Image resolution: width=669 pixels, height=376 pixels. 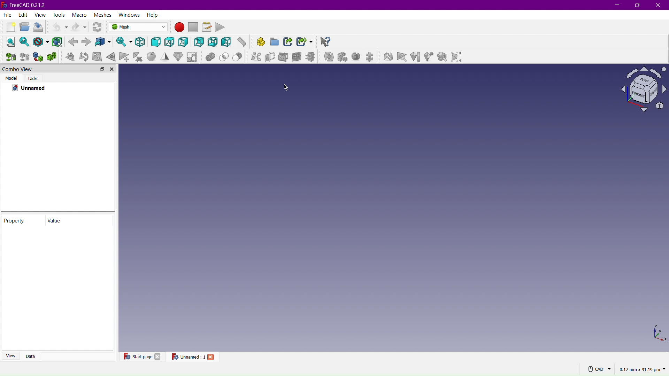 I want to click on Draw Style, so click(x=41, y=41).